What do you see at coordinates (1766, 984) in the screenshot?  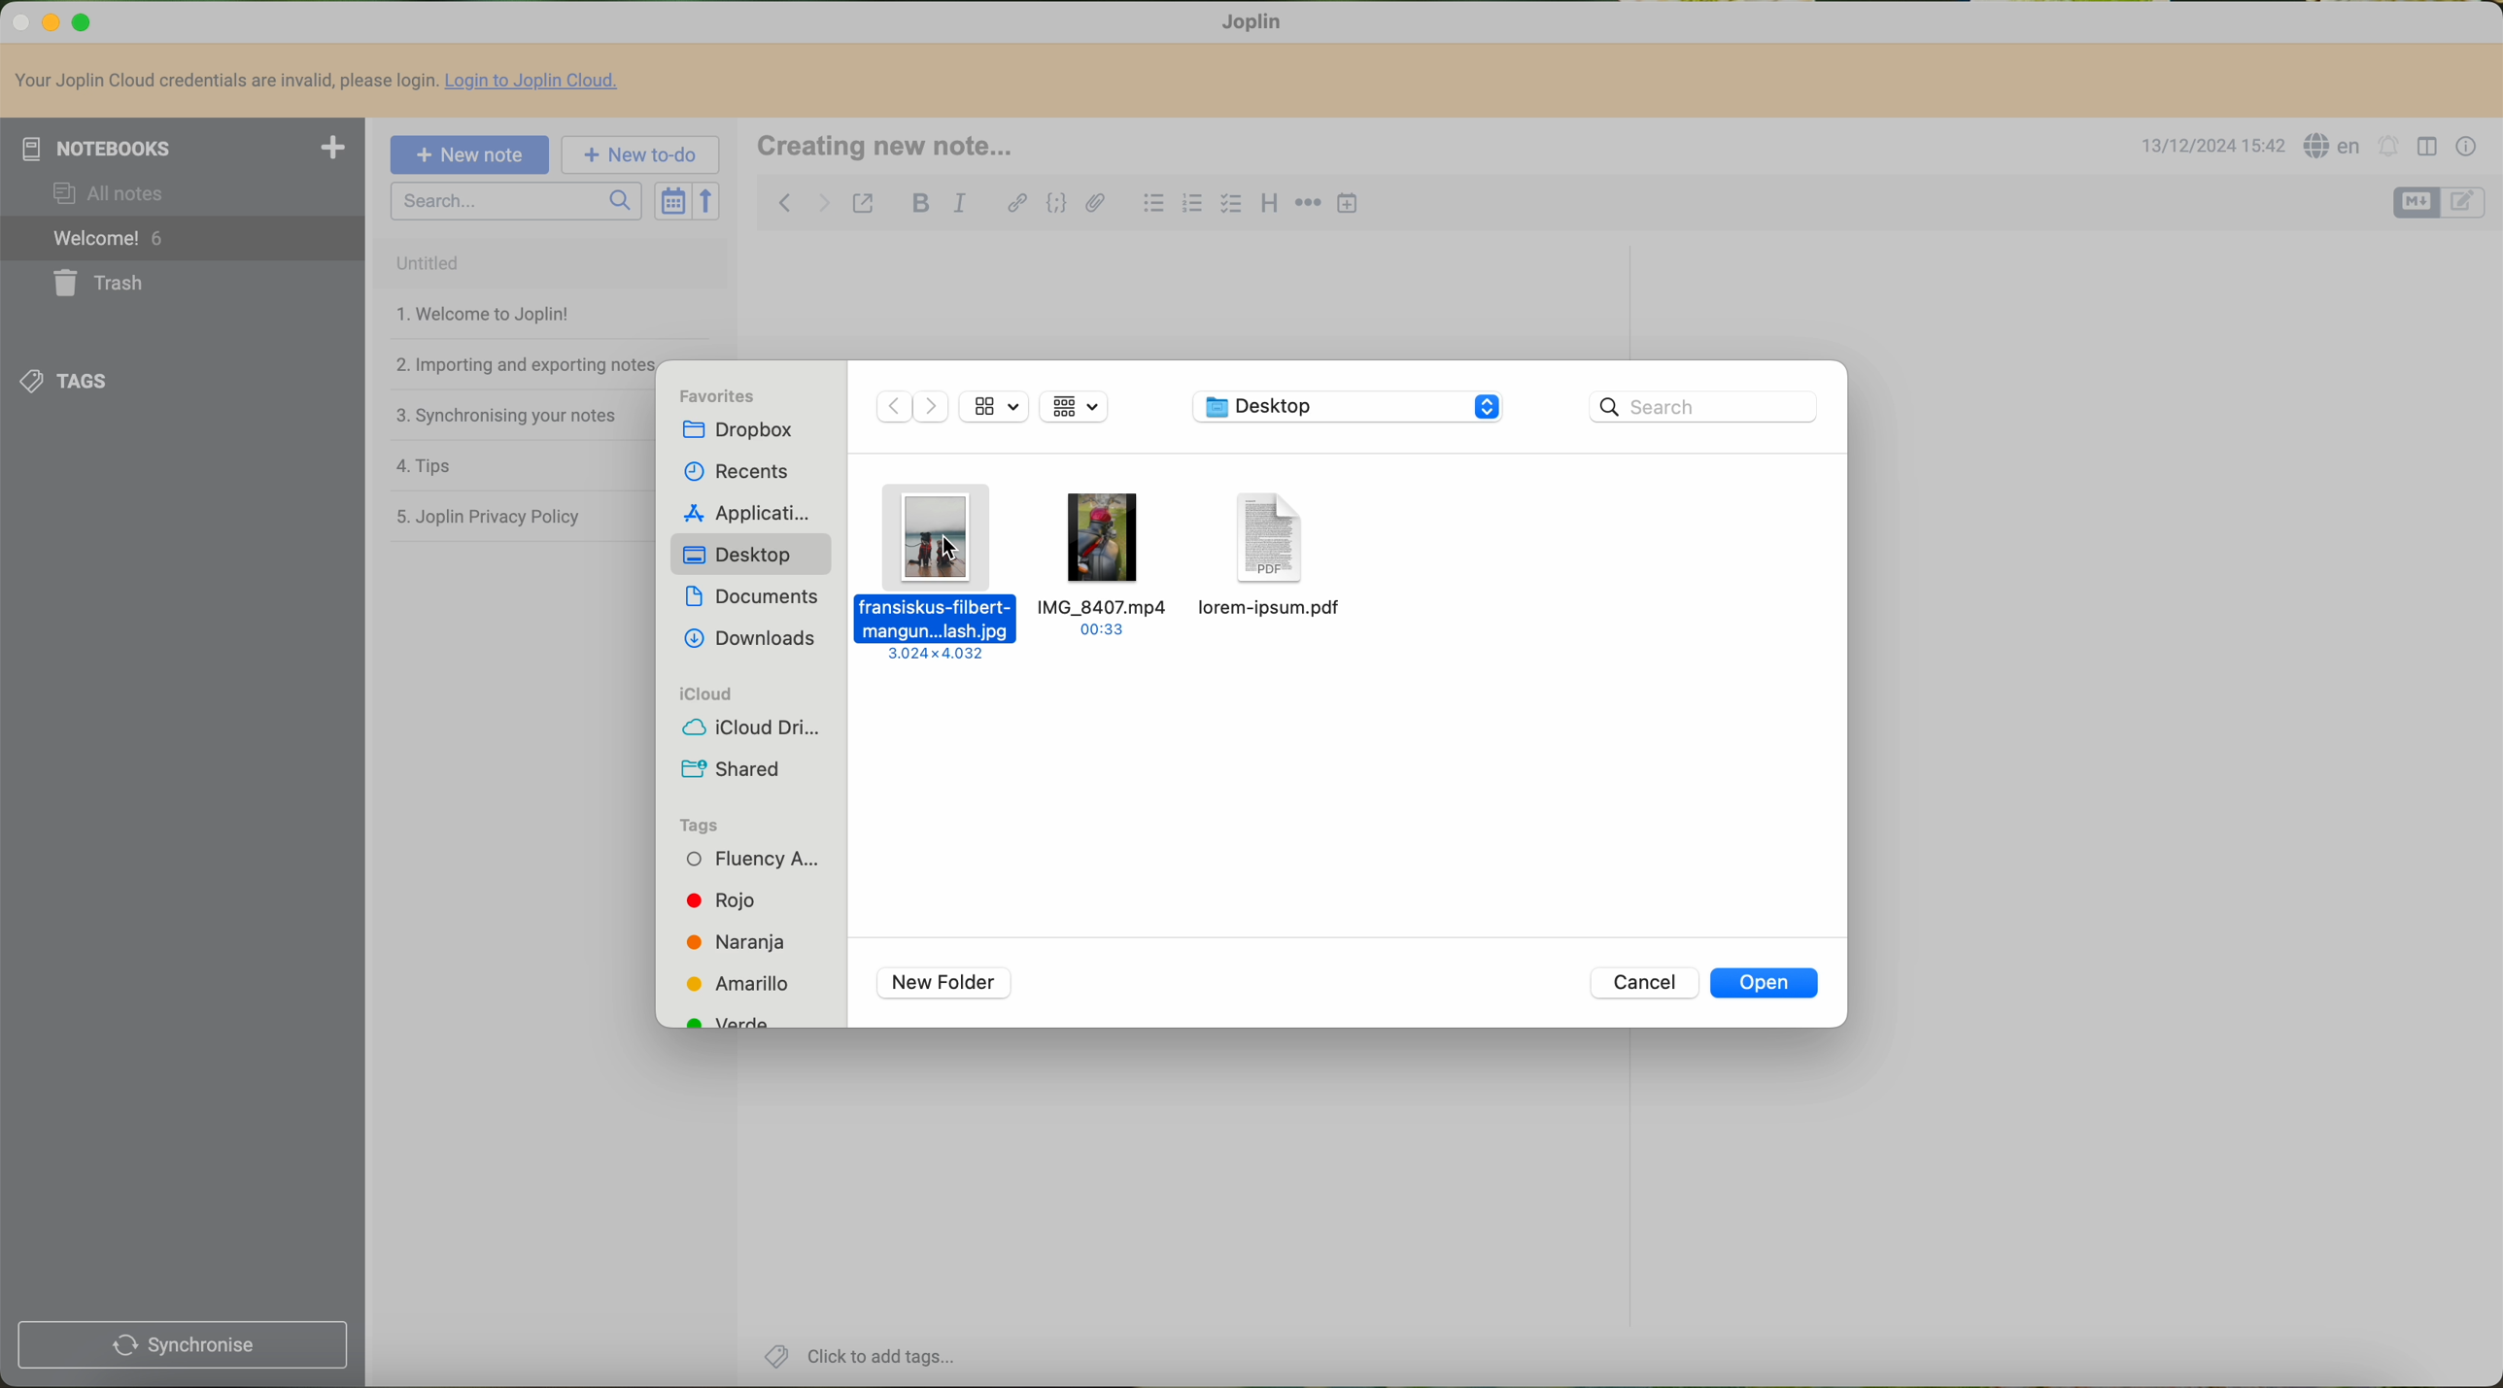 I see `disable open button` at bounding box center [1766, 984].